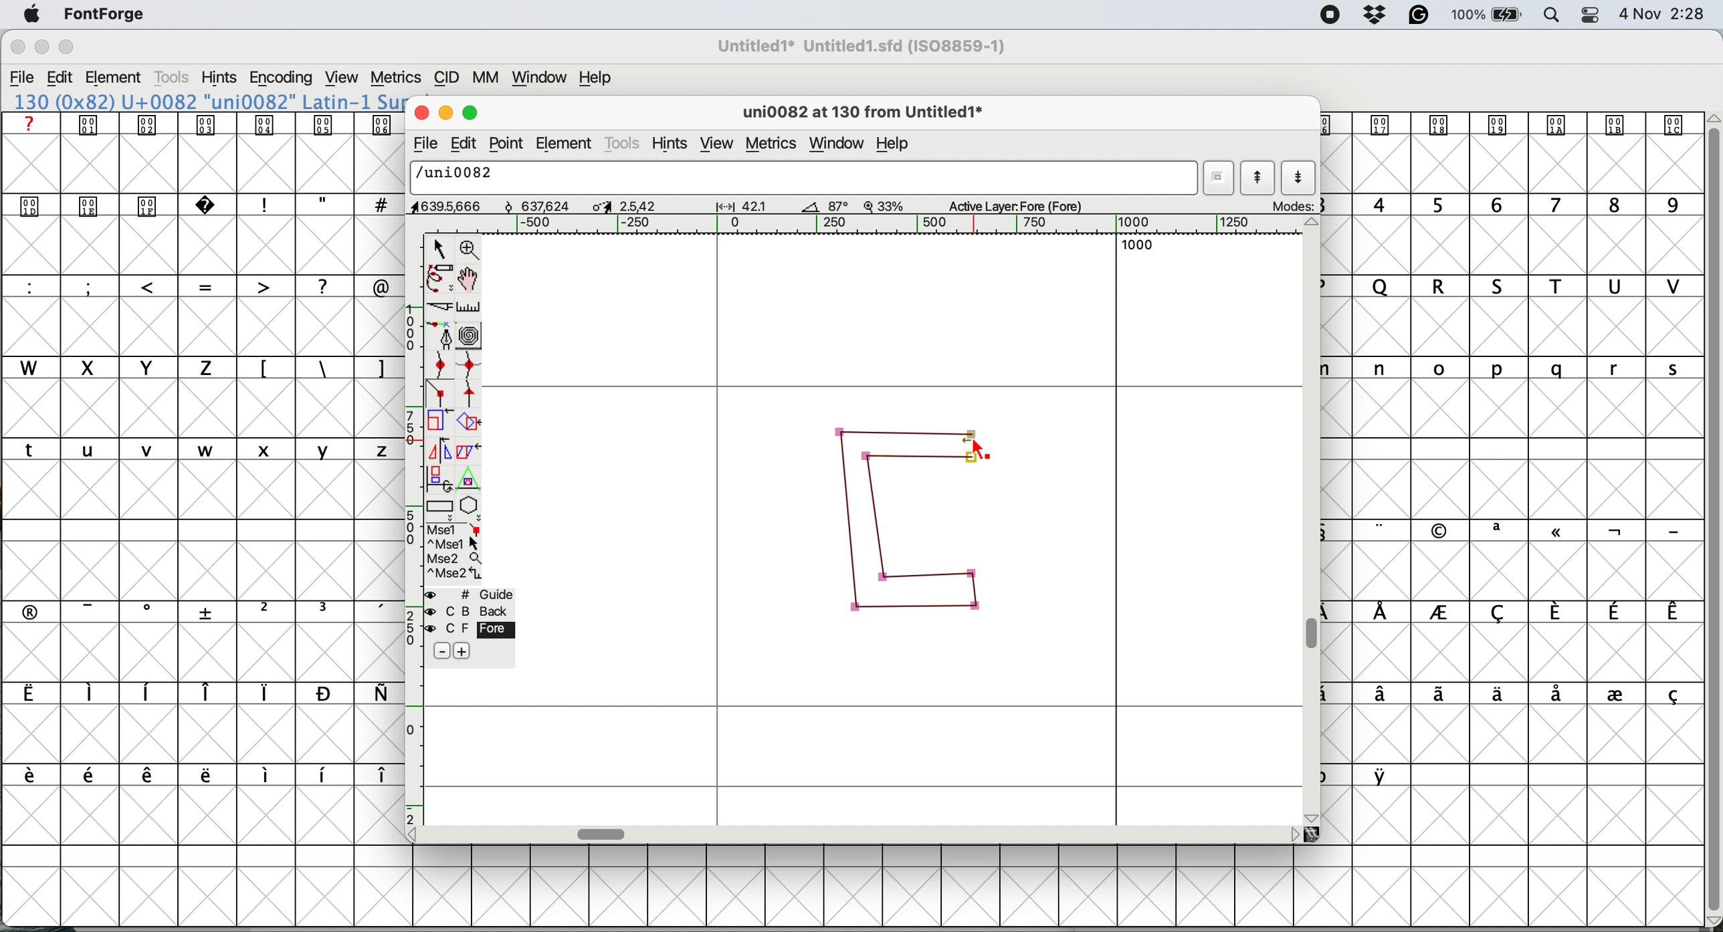  I want to click on mode, so click(1290, 205).